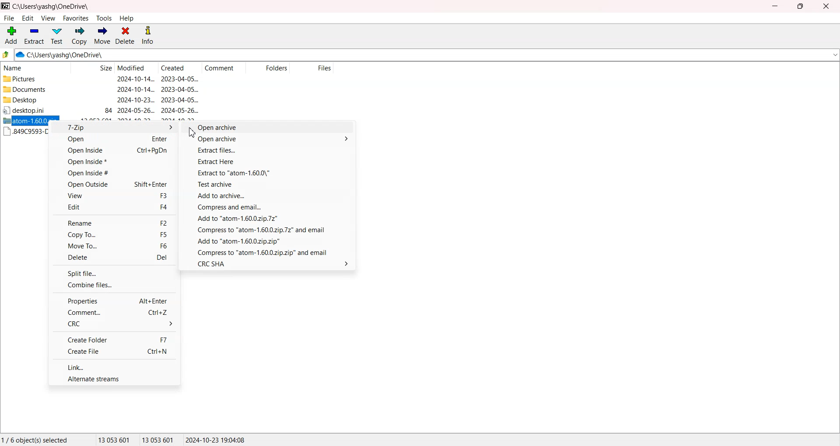 This screenshot has width=840, height=446. I want to click on Modified date, so click(136, 68).